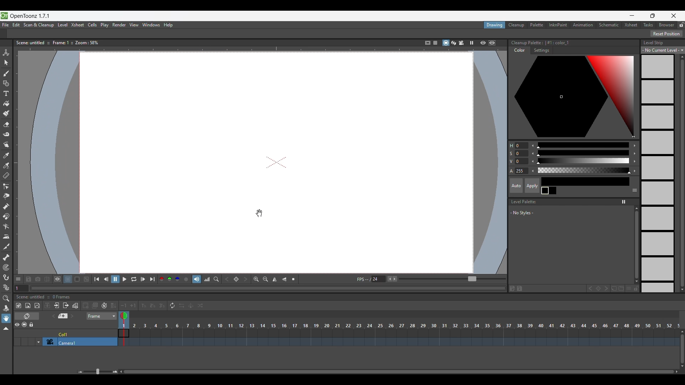  What do you see at coordinates (63, 316) in the screenshot?
I see `Add new memo` at bounding box center [63, 316].